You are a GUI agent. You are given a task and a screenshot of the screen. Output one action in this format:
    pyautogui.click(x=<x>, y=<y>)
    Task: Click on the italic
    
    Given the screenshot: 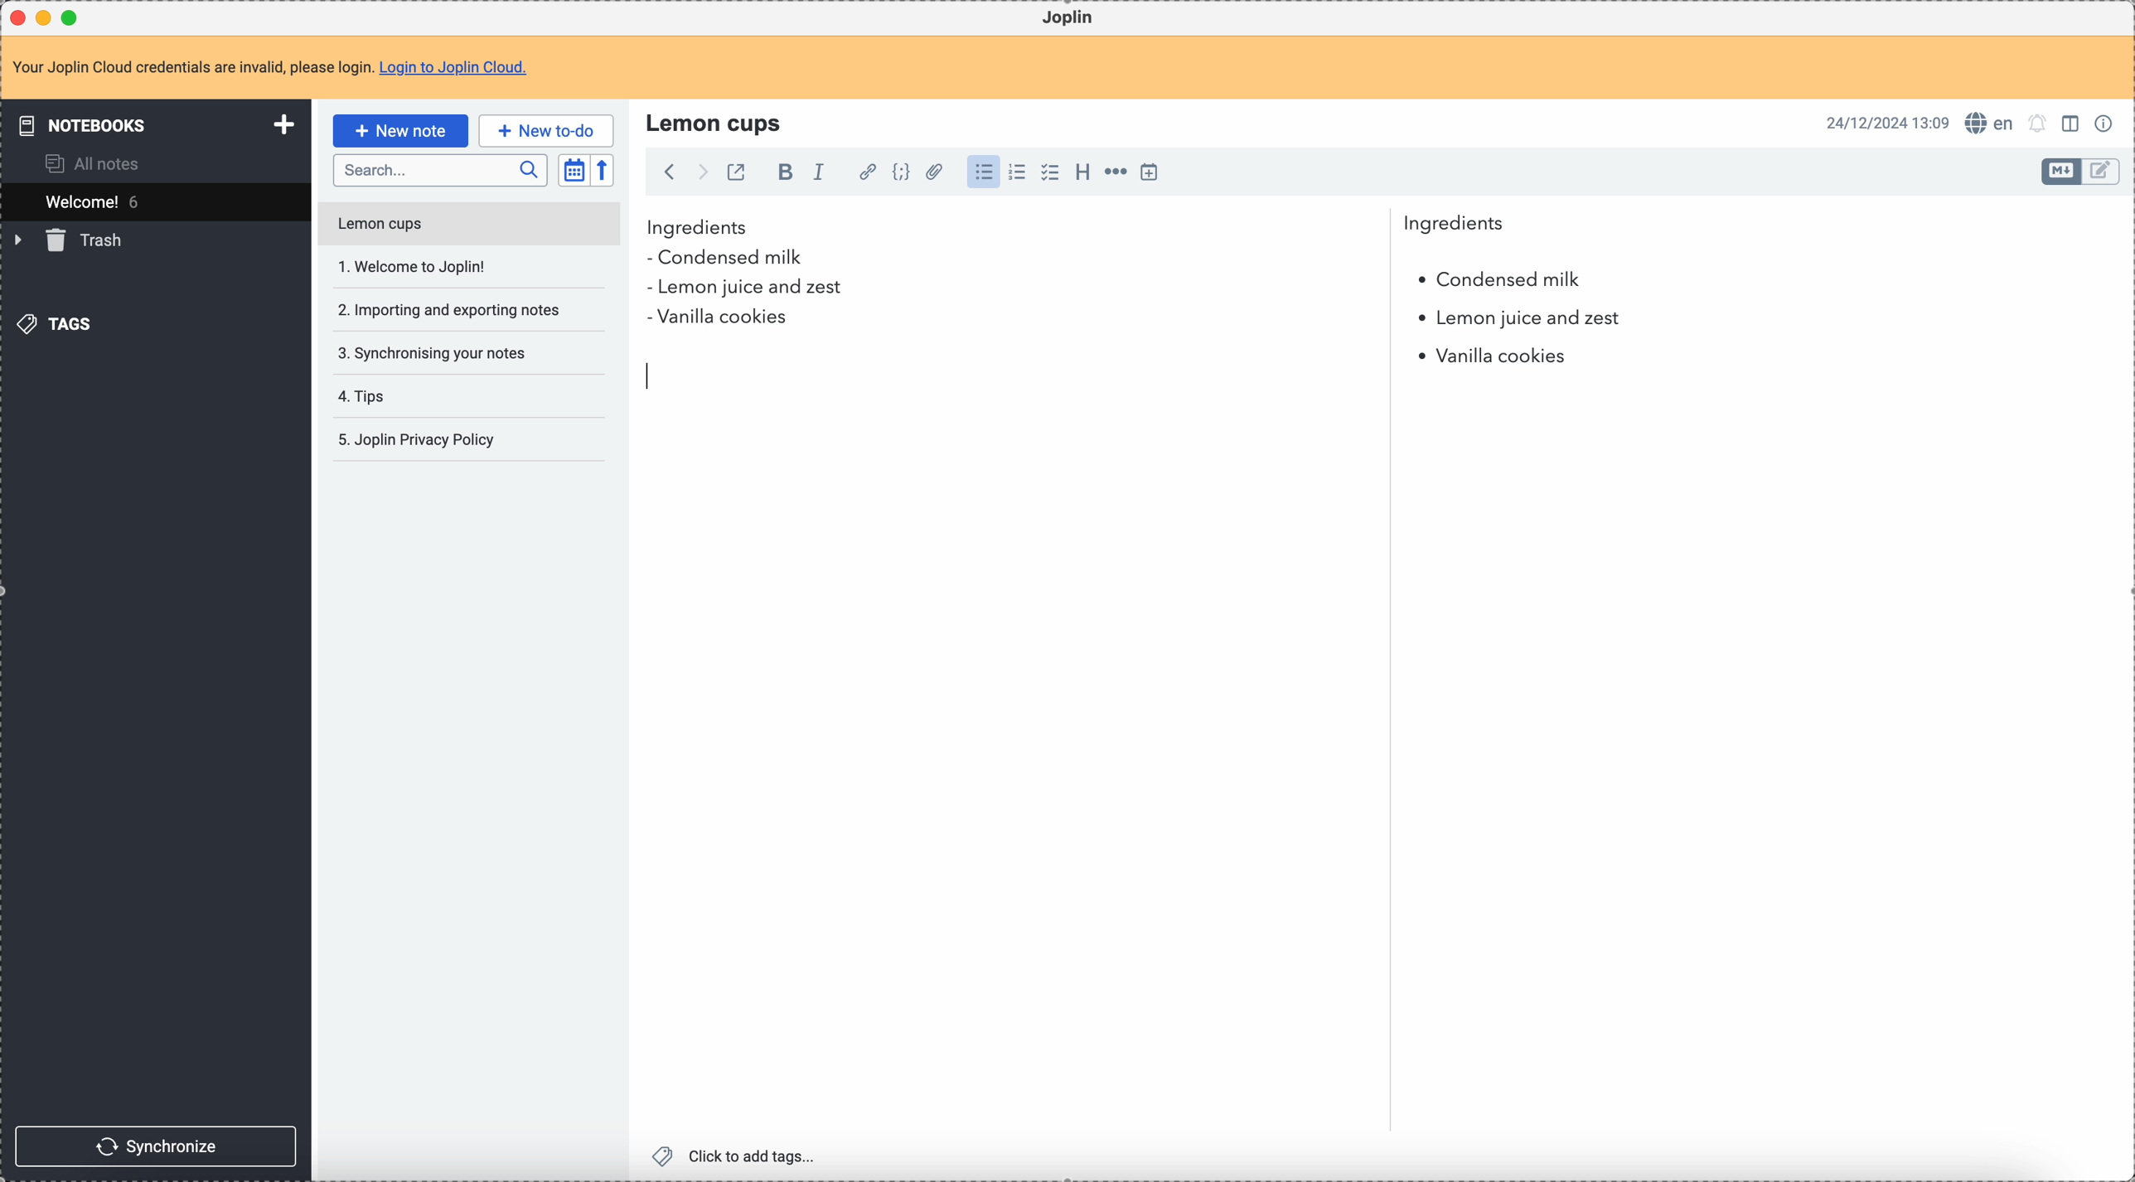 What is the action you would take?
    pyautogui.click(x=818, y=171)
    